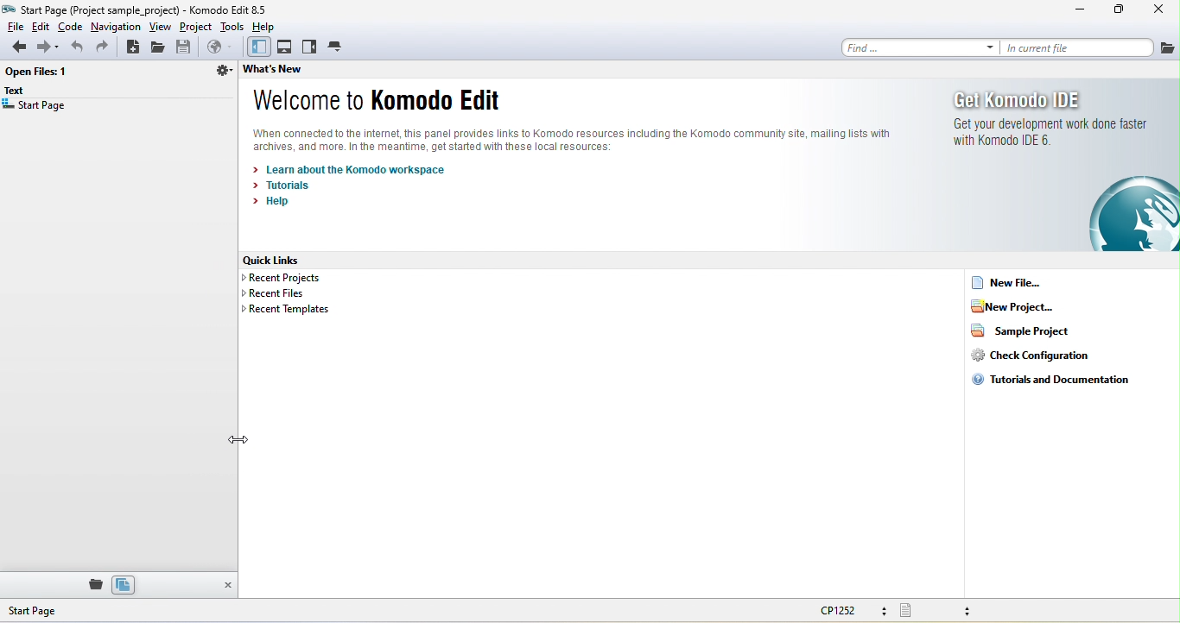 The width and height of the screenshot is (1180, 623). What do you see at coordinates (75, 47) in the screenshot?
I see `undo` at bounding box center [75, 47].